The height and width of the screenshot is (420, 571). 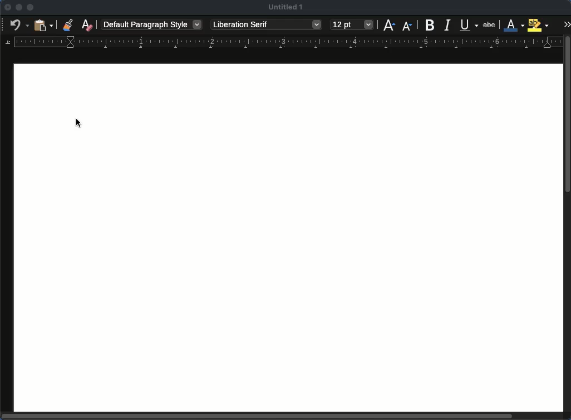 What do you see at coordinates (406, 27) in the screenshot?
I see `decrease size` at bounding box center [406, 27].